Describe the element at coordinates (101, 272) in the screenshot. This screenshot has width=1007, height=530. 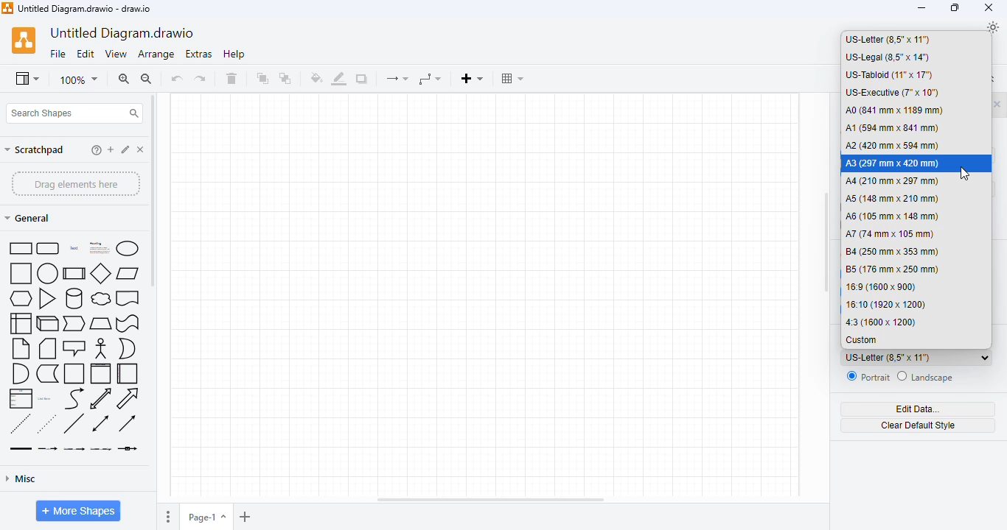
I see `diamond` at that location.